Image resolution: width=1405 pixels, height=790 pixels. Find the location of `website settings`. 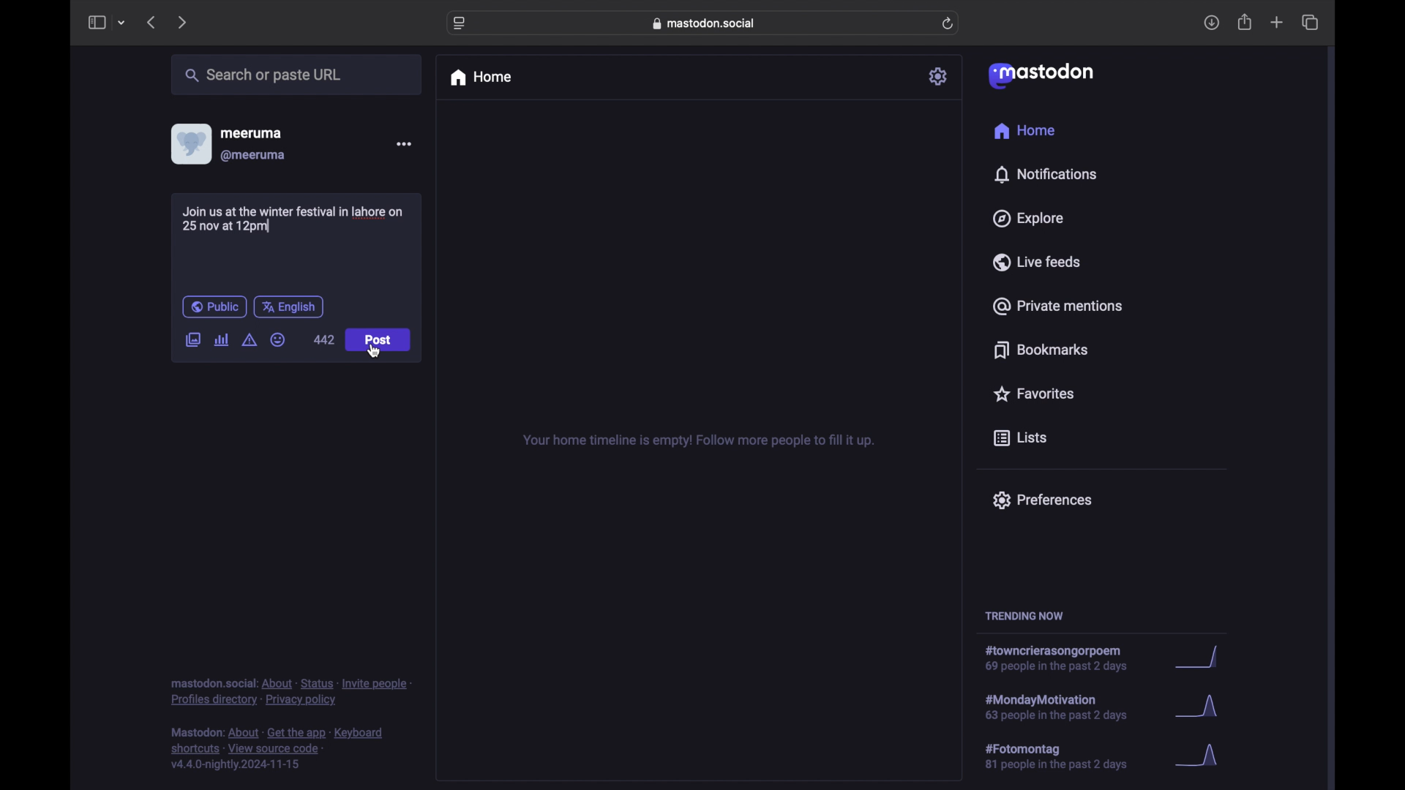

website settings is located at coordinates (461, 23).